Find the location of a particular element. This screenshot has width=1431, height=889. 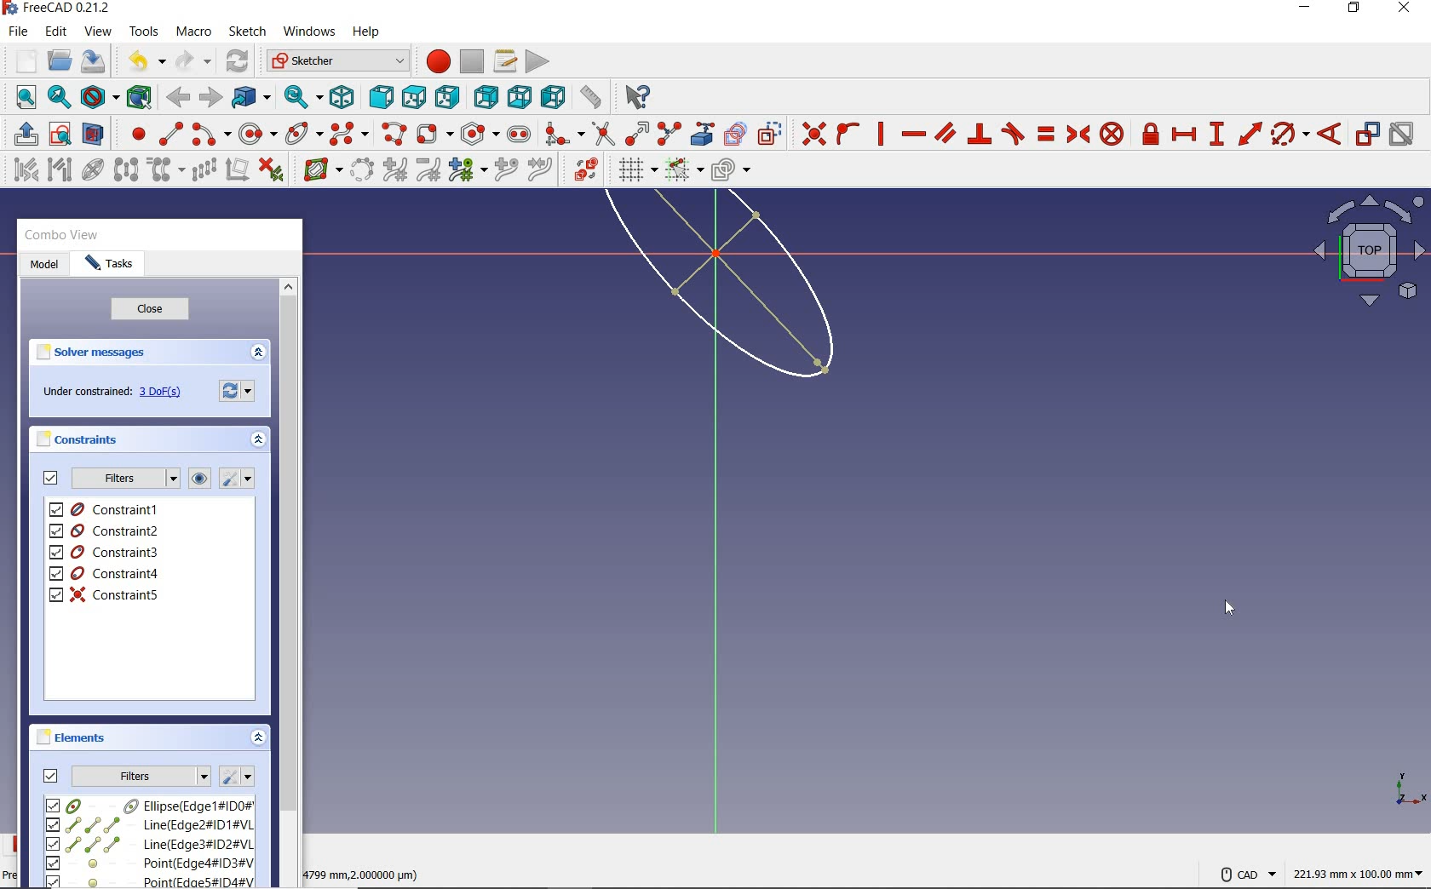

configure rendering order is located at coordinates (729, 171).